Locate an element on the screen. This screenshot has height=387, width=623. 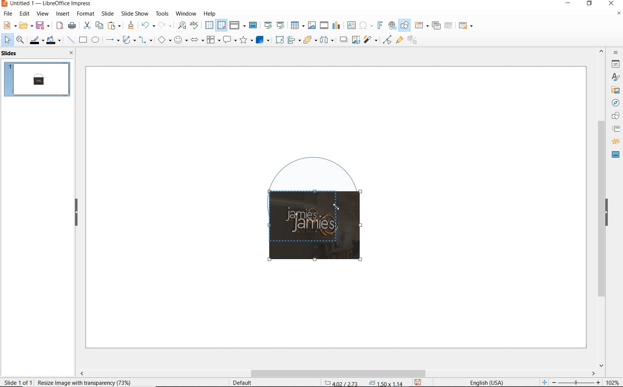
ellipse is located at coordinates (95, 40).